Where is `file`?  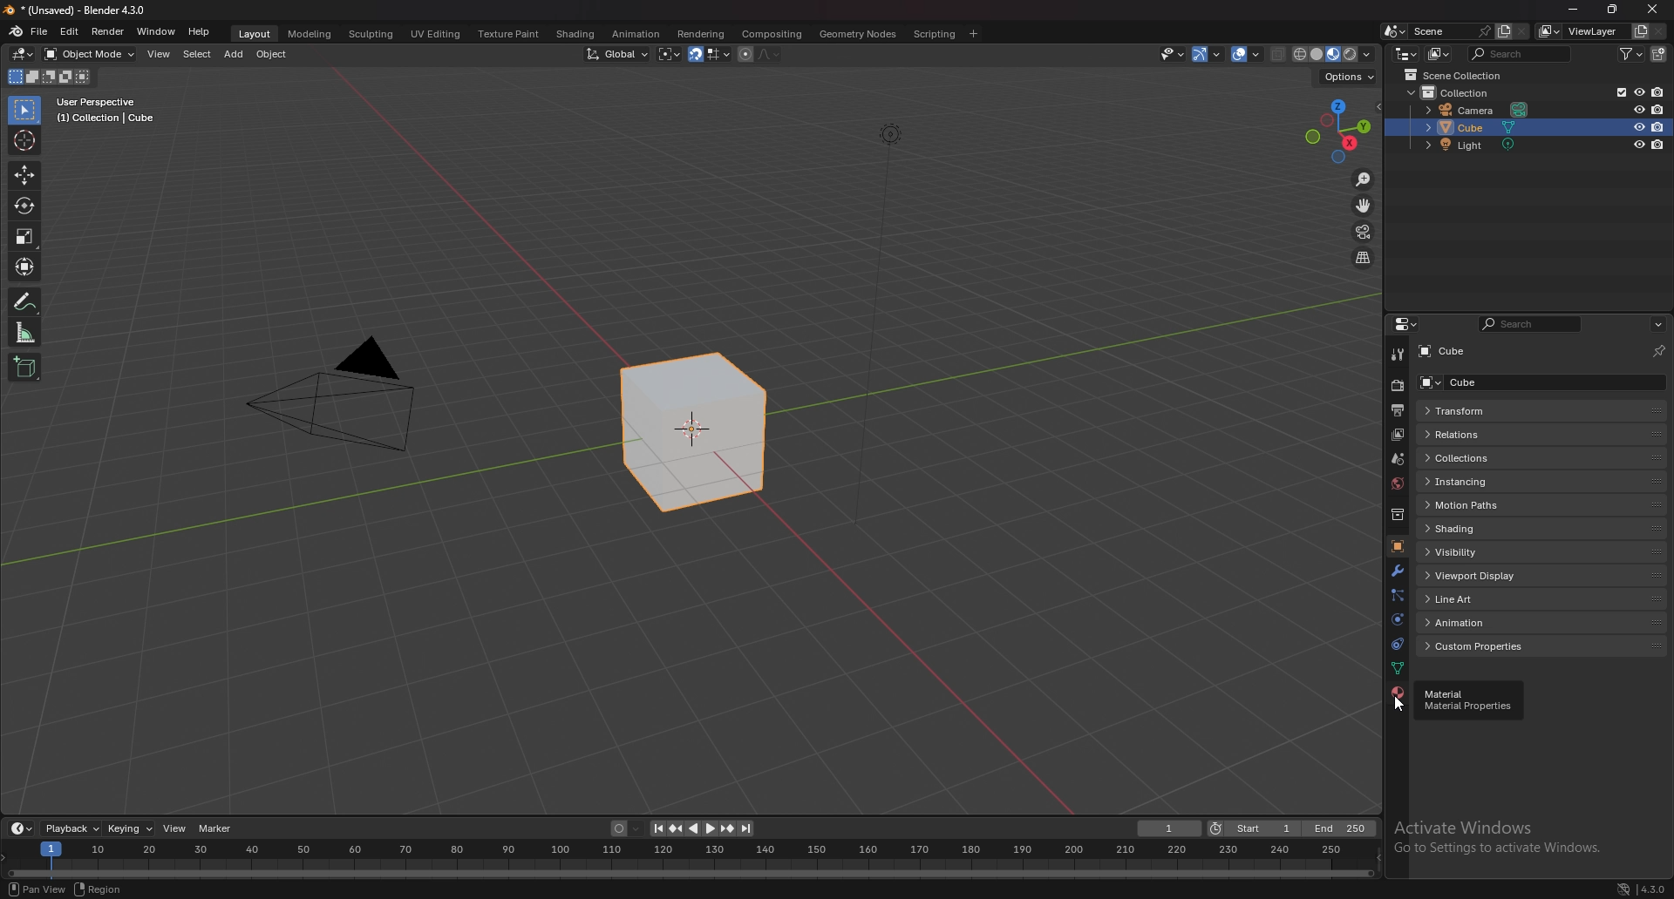
file is located at coordinates (42, 30).